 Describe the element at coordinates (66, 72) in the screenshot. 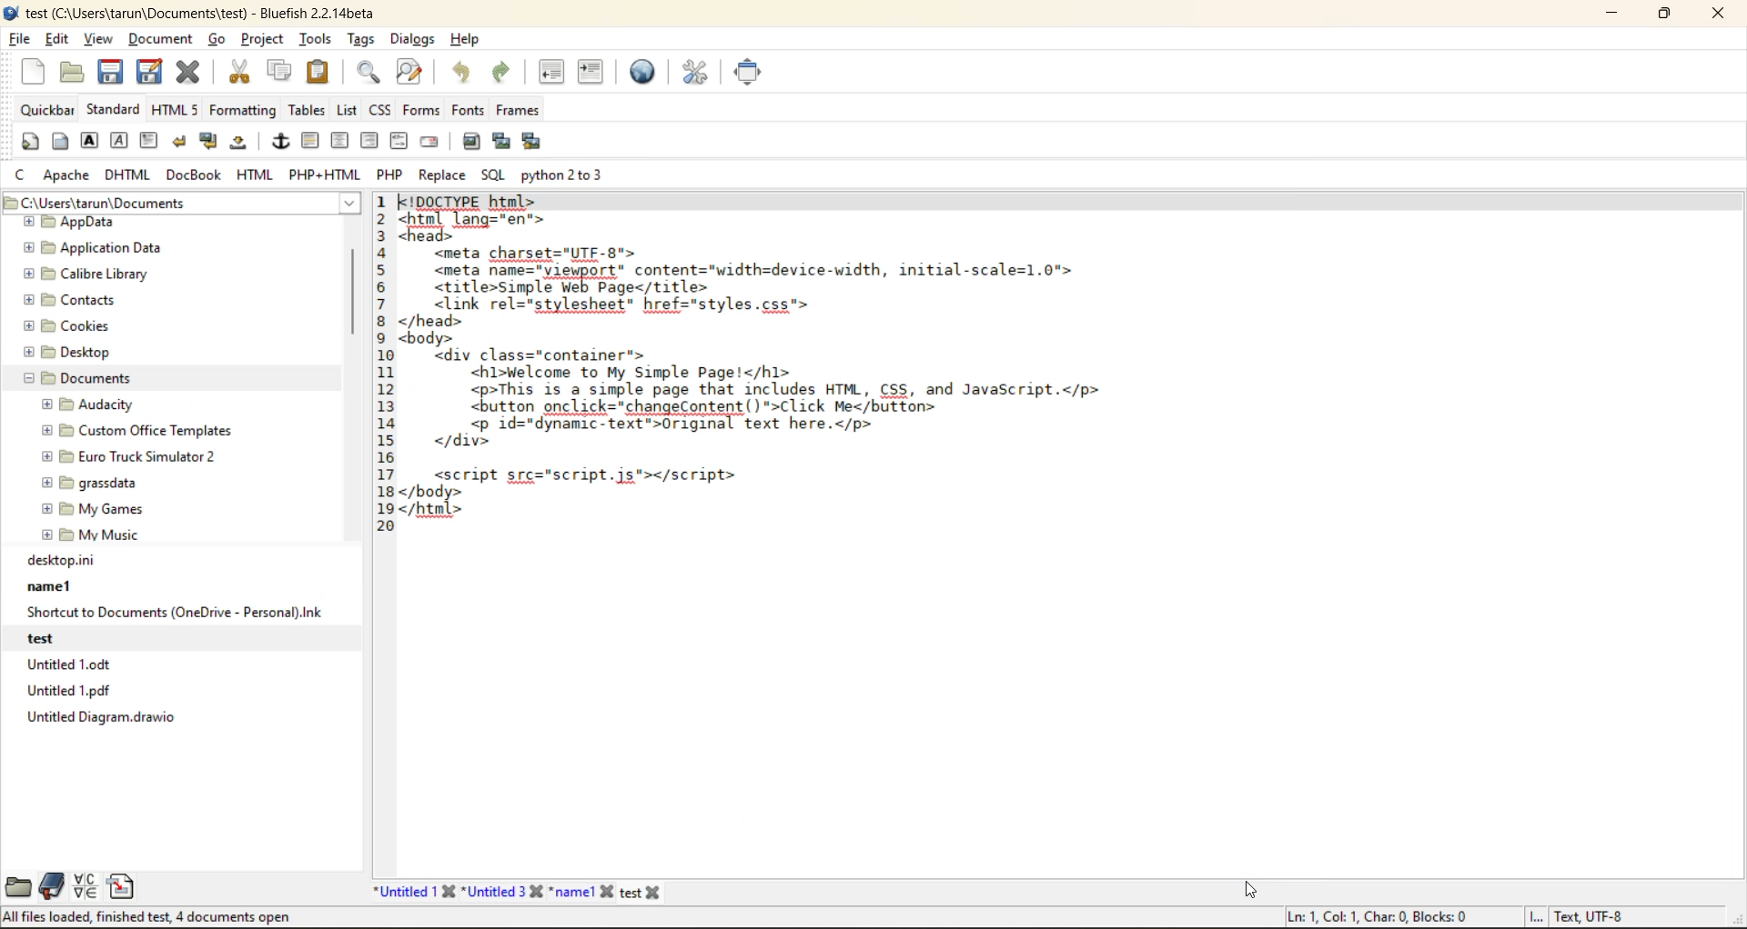

I see `open` at that location.